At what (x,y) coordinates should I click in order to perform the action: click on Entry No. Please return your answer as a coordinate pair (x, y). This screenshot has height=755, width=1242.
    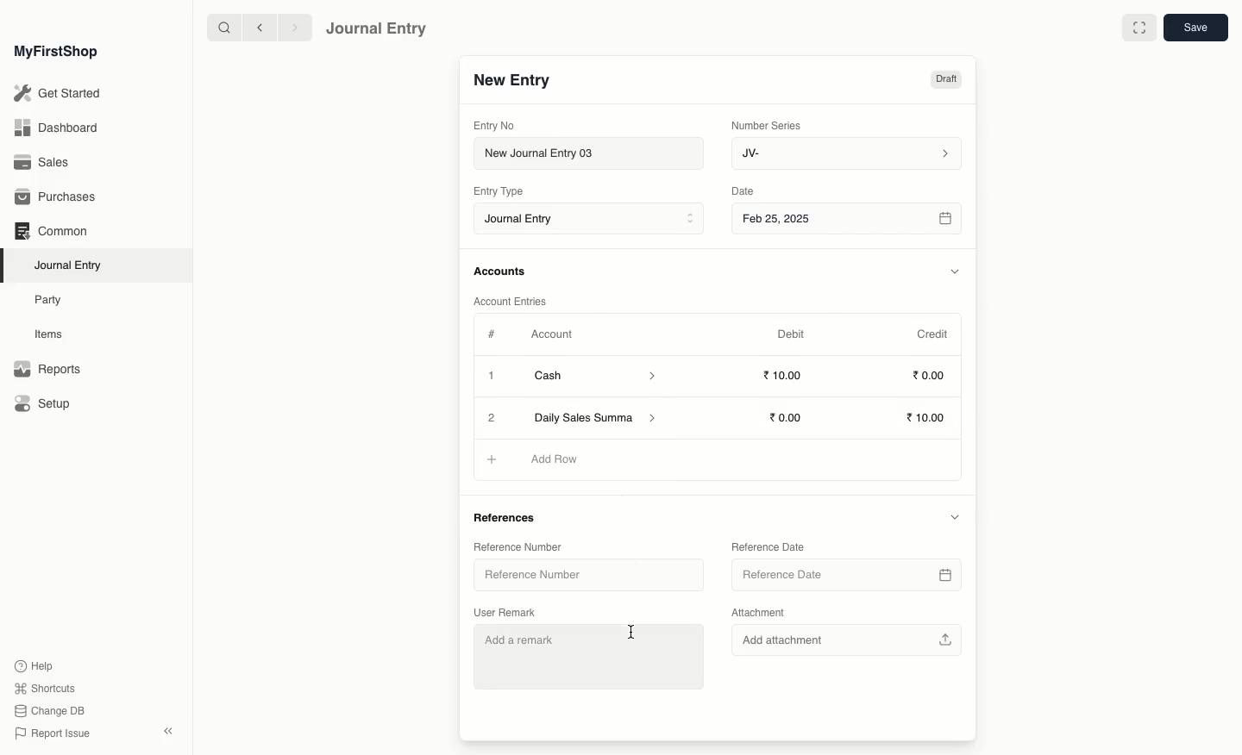
    Looking at the image, I should click on (495, 125).